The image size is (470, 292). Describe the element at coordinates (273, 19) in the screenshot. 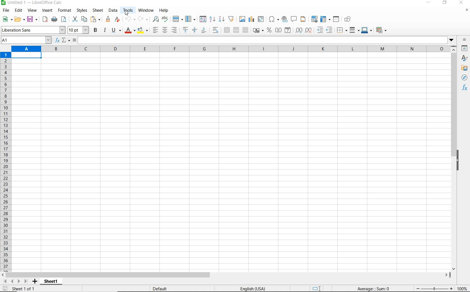

I see `insert special characters` at that location.